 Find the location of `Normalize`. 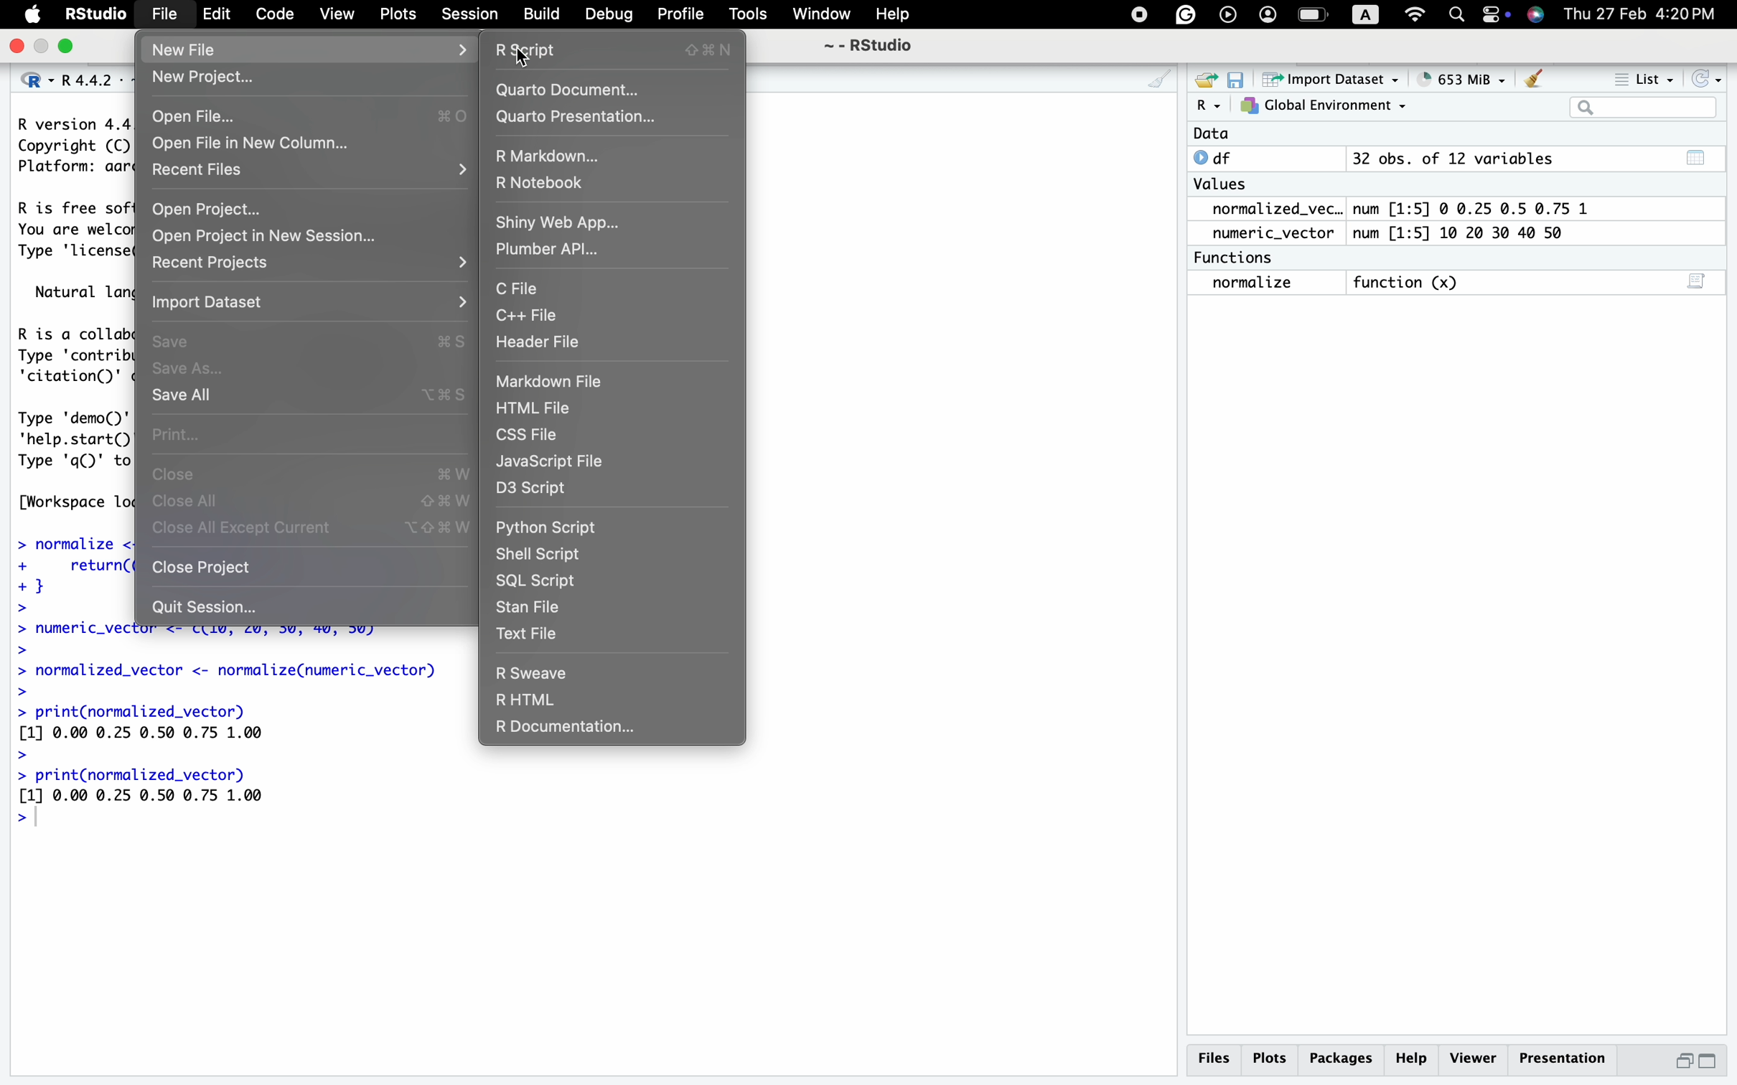

Normalize is located at coordinates (1255, 283).